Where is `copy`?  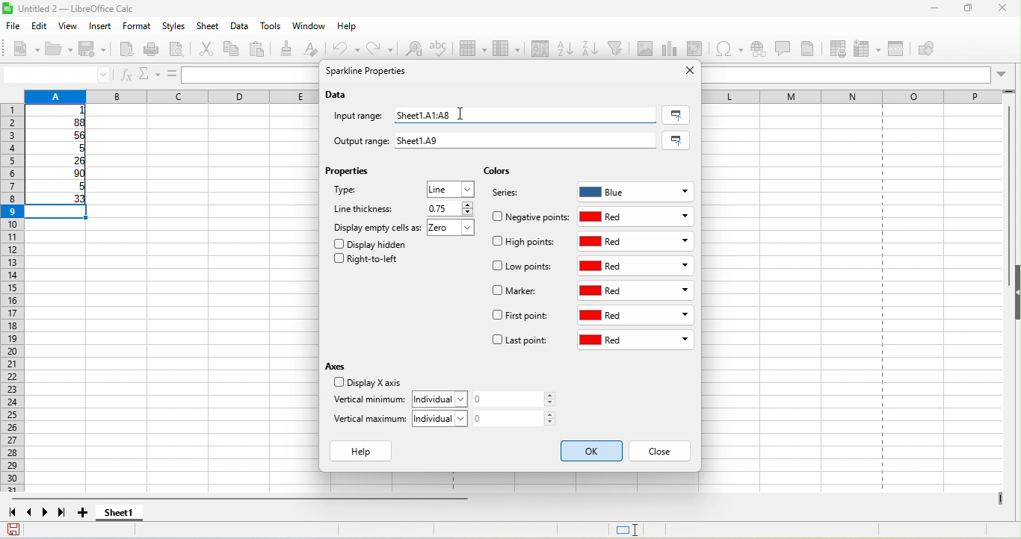
copy is located at coordinates (231, 49).